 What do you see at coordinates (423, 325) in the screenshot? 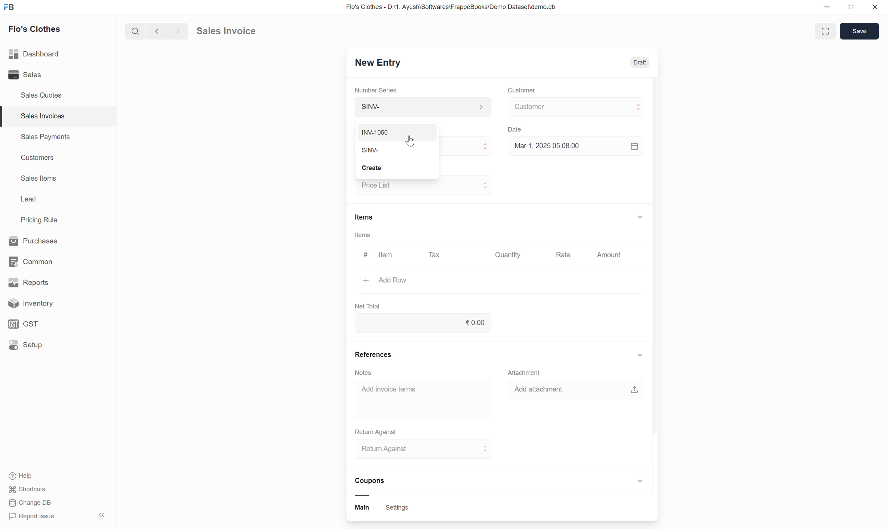
I see `net total input box` at bounding box center [423, 325].